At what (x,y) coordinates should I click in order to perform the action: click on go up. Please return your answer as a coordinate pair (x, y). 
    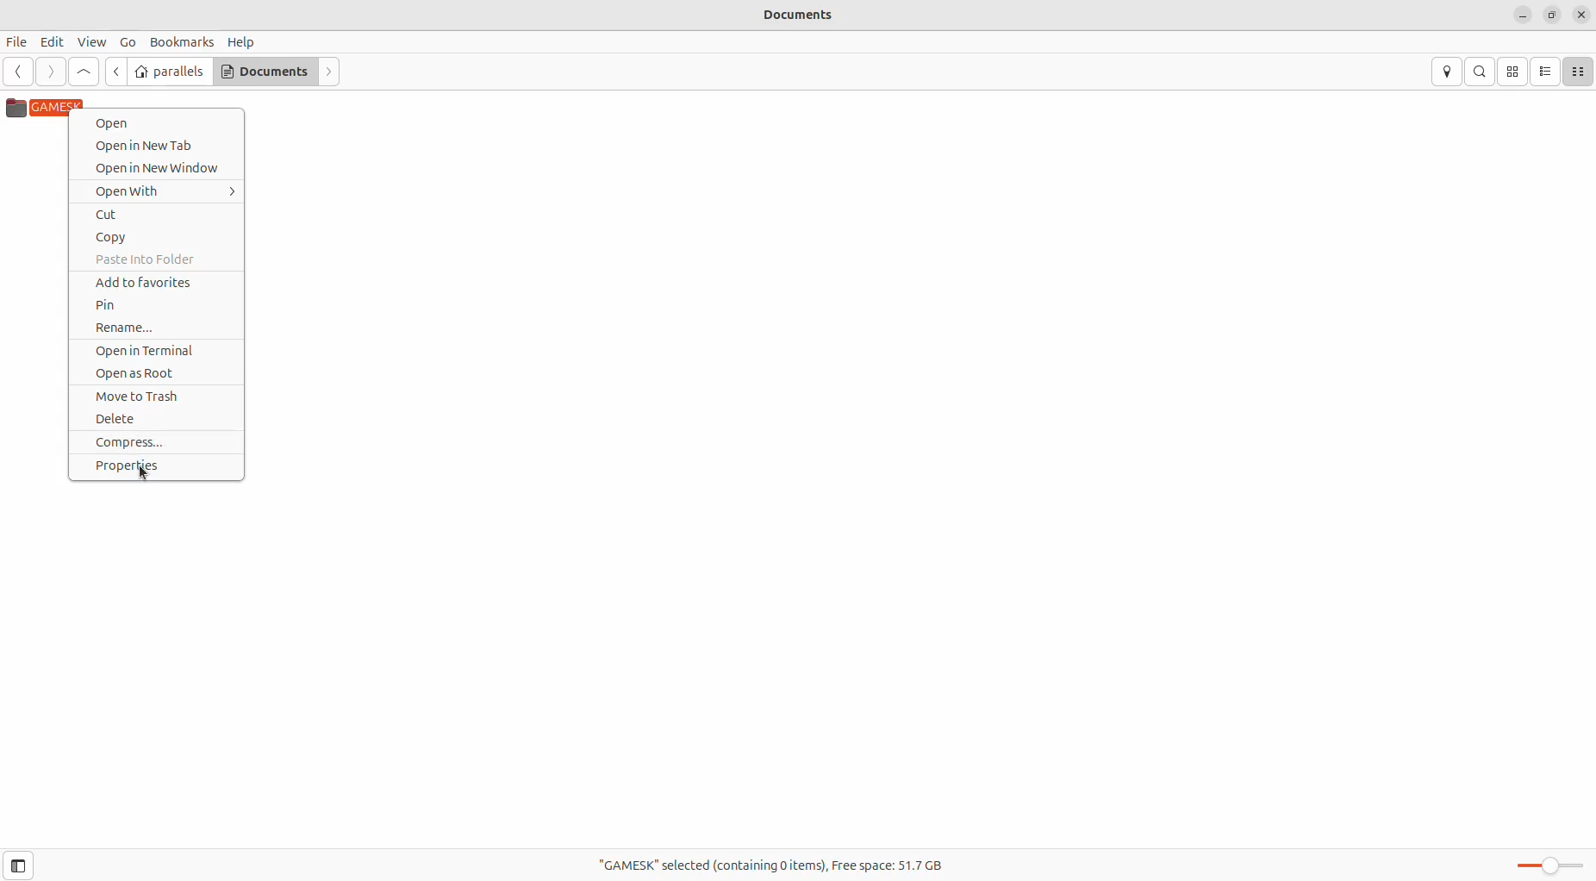
    Looking at the image, I should click on (85, 72).